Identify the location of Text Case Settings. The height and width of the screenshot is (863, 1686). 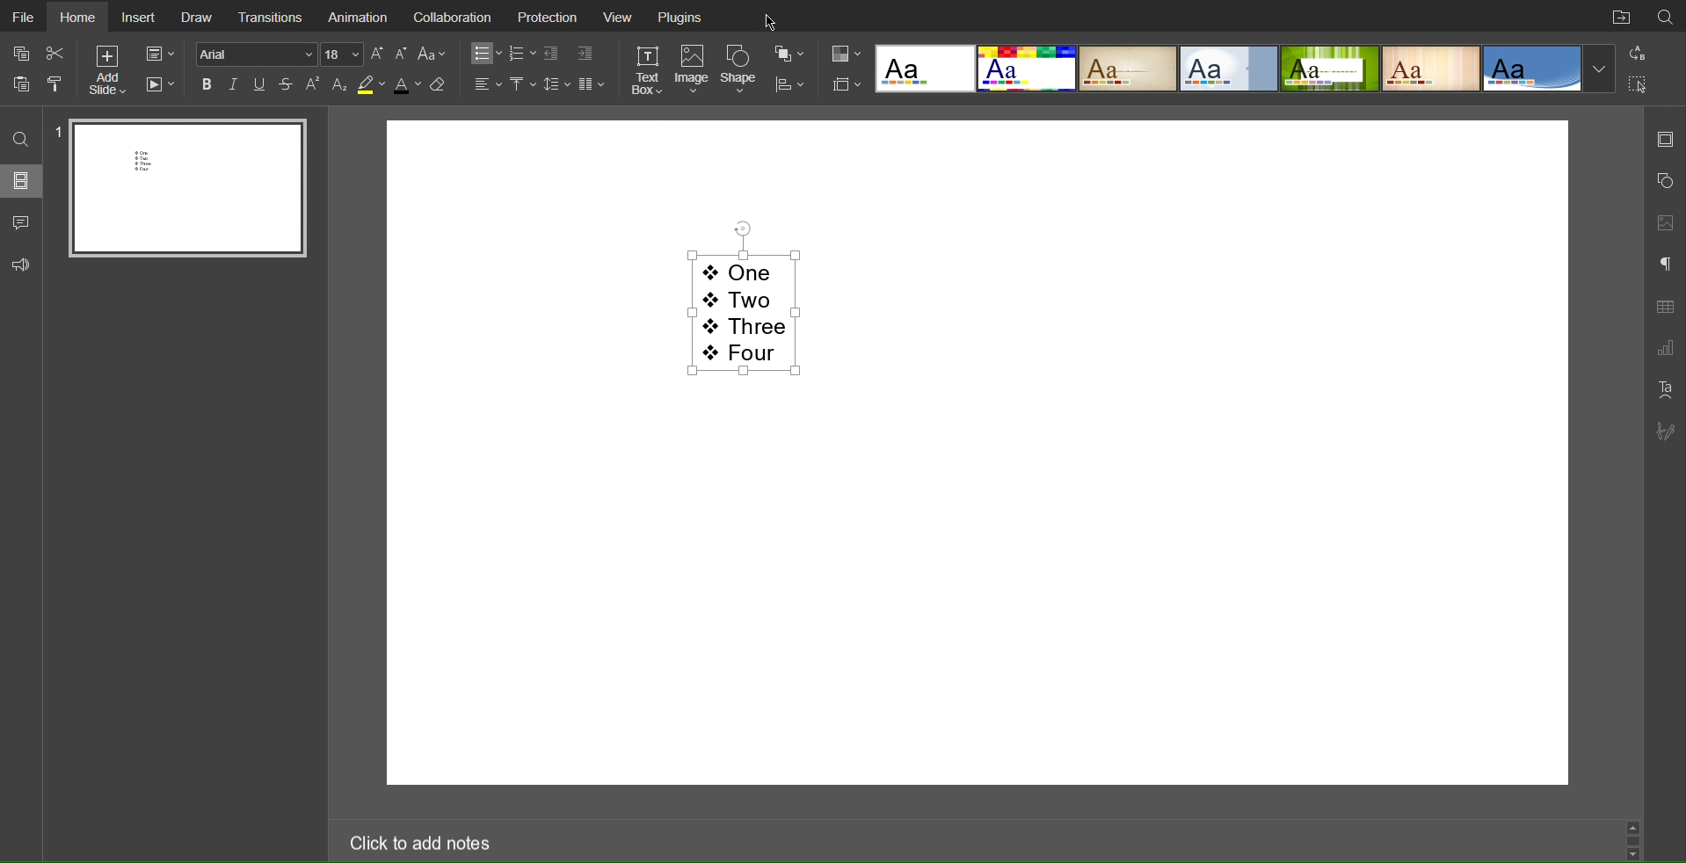
(429, 54).